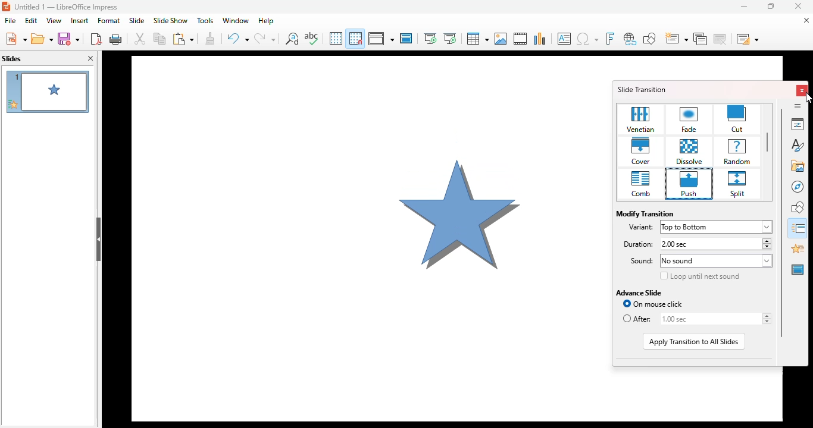 The height and width of the screenshot is (428, 813). Describe the element at coordinates (365, 233) in the screenshot. I see `slide 1` at that location.